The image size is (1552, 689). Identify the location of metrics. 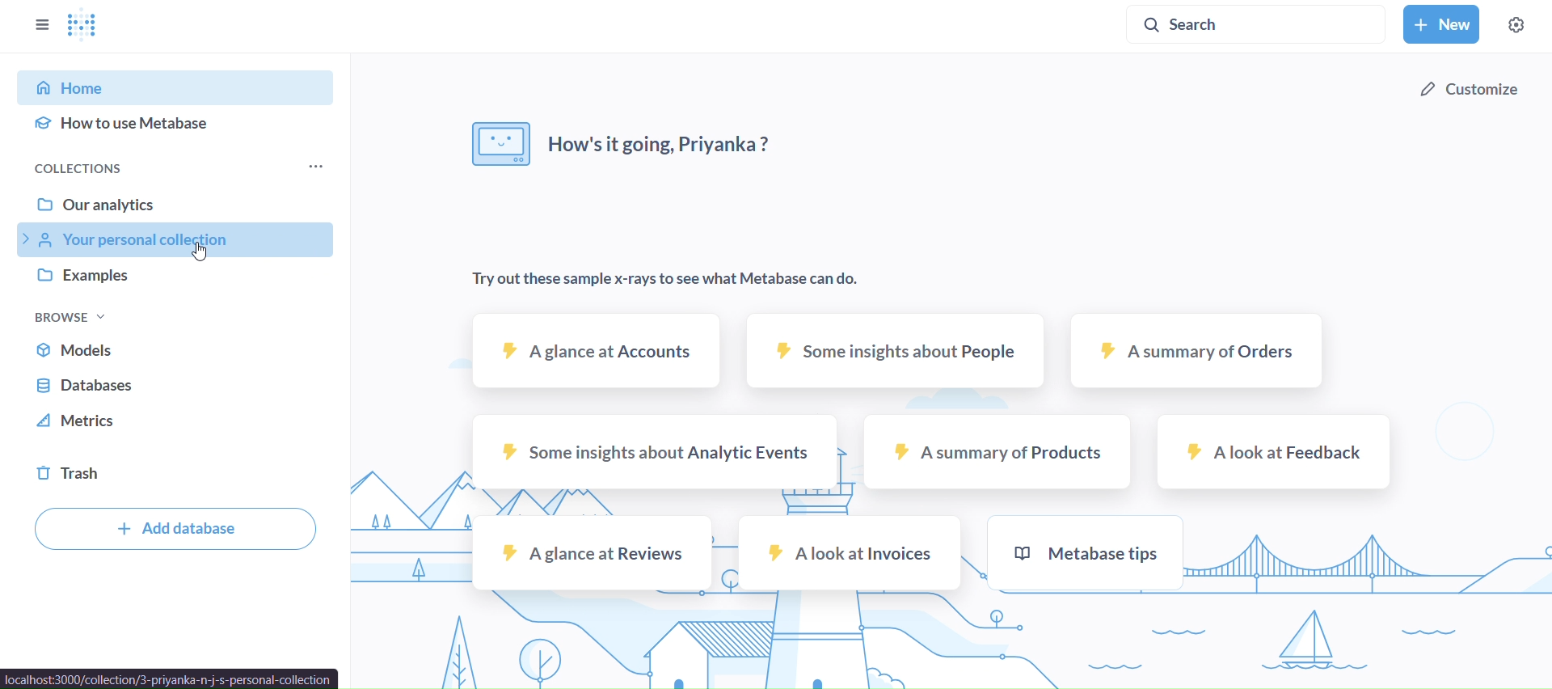
(181, 421).